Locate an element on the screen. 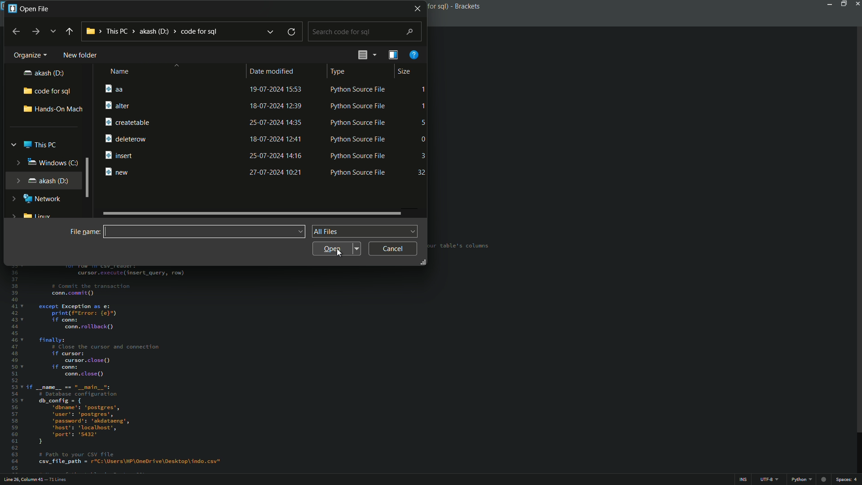 The width and height of the screenshot is (862, 485). alter is located at coordinates (118, 105).